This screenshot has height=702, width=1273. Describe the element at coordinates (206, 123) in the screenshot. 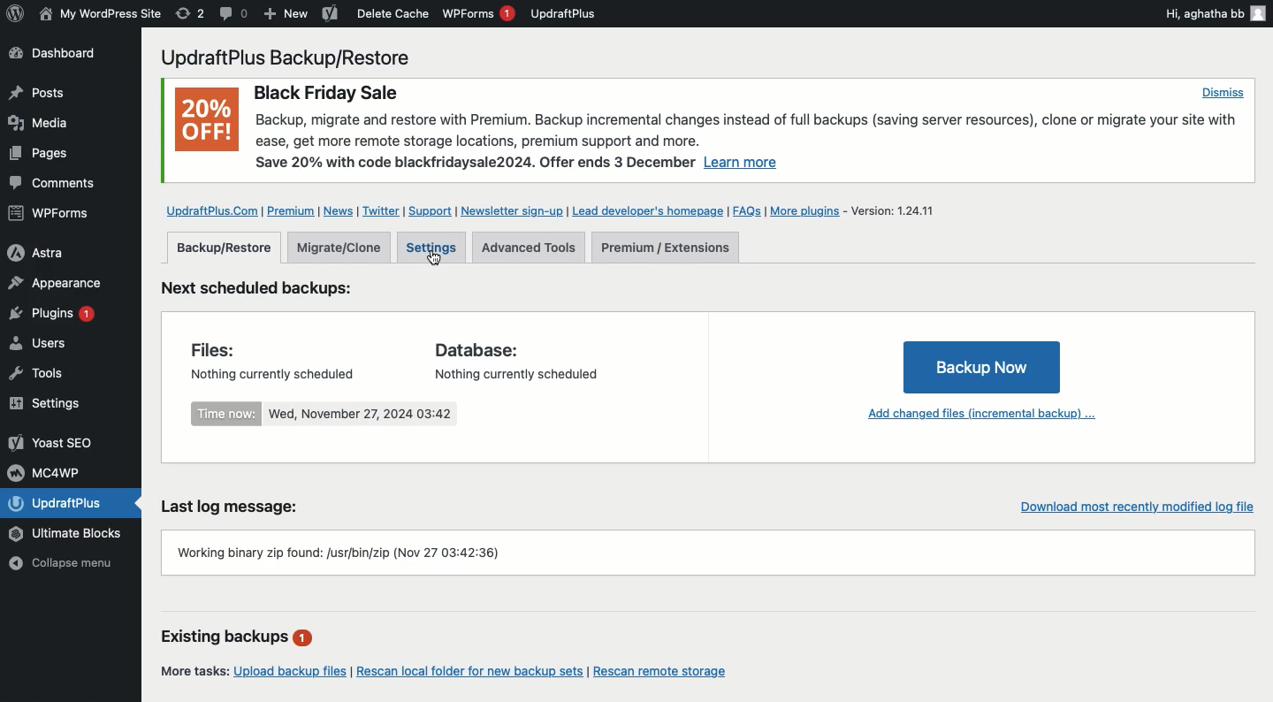

I see `20% OFF` at that location.